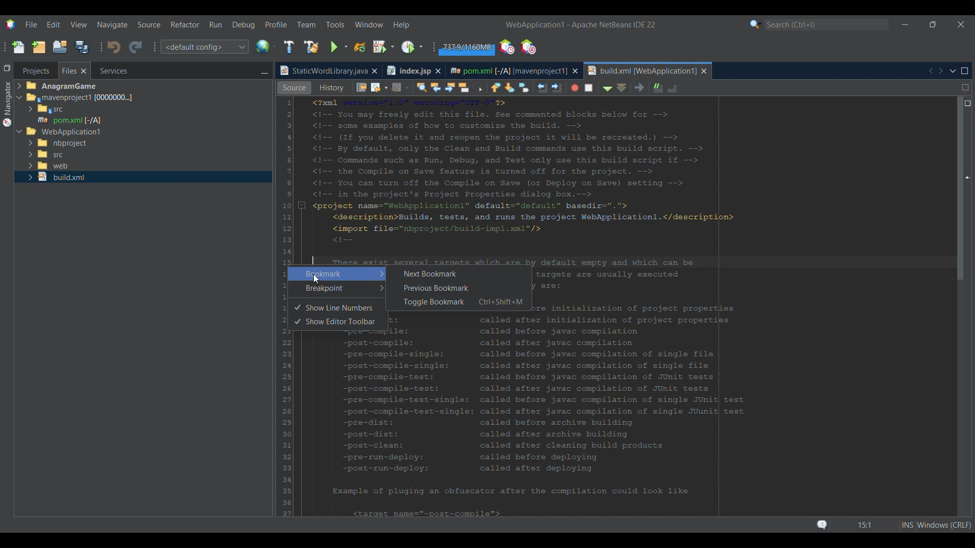 Image resolution: width=975 pixels, height=548 pixels. I want to click on Search, so click(827, 25).